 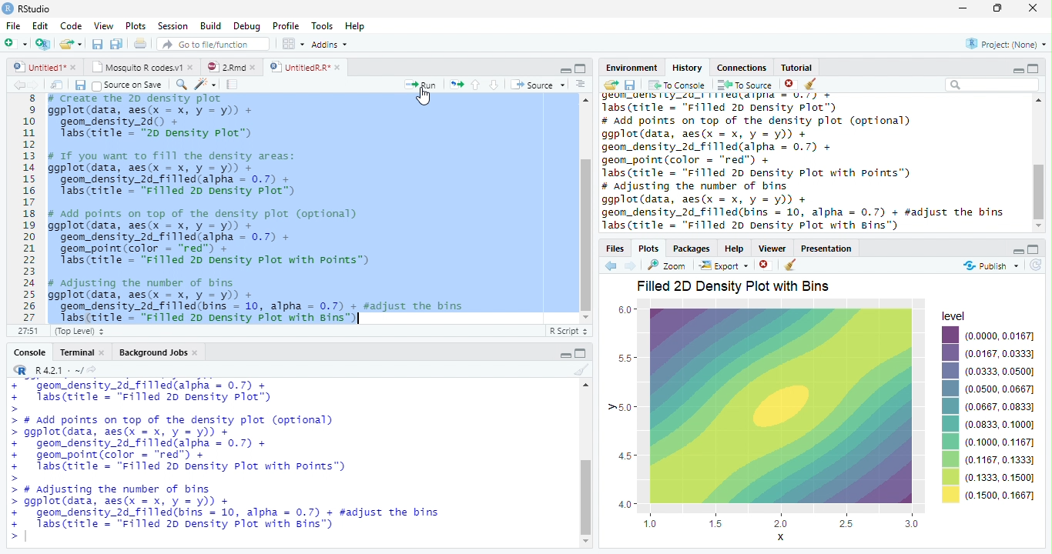 What do you see at coordinates (735, 287) in the screenshot?
I see `Filled 2D Density Plot with Bins` at bounding box center [735, 287].